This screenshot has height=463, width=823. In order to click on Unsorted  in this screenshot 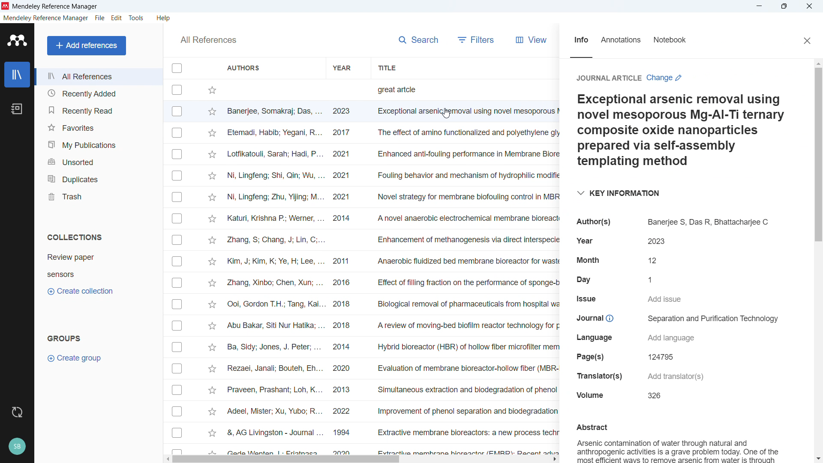, I will do `click(98, 161)`.